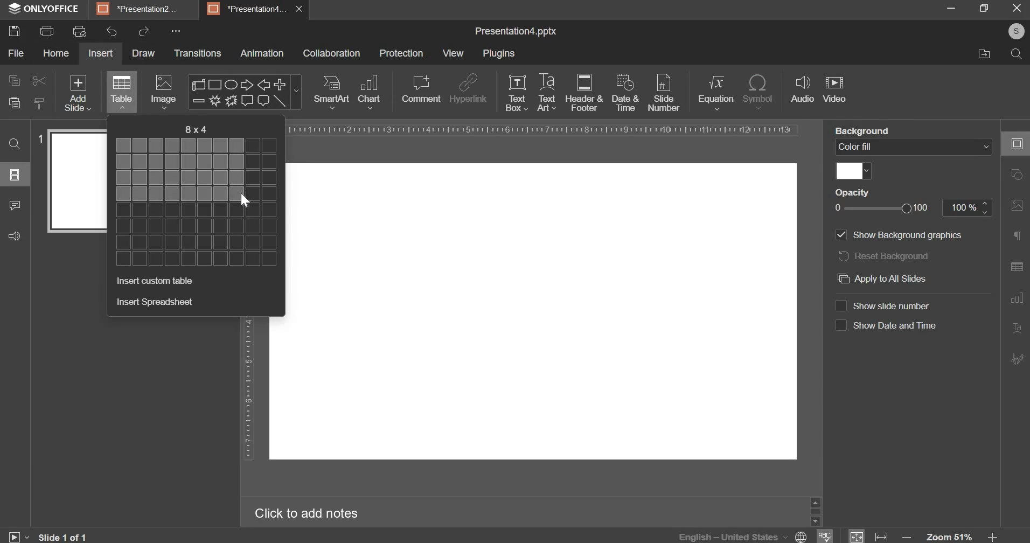 This screenshot has width=1030, height=543. Describe the element at coordinates (468, 89) in the screenshot. I see `hyperlink` at that location.